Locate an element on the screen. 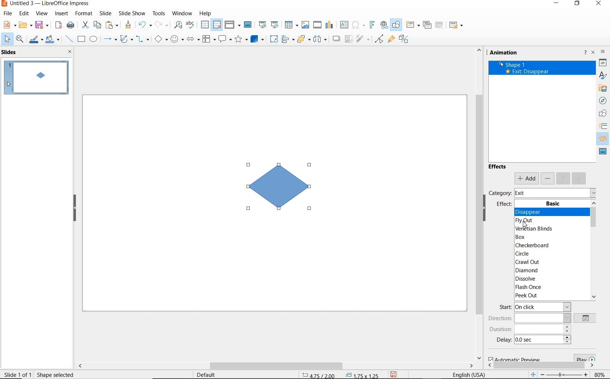 The height and width of the screenshot is (379, 610). default is located at coordinates (213, 374).